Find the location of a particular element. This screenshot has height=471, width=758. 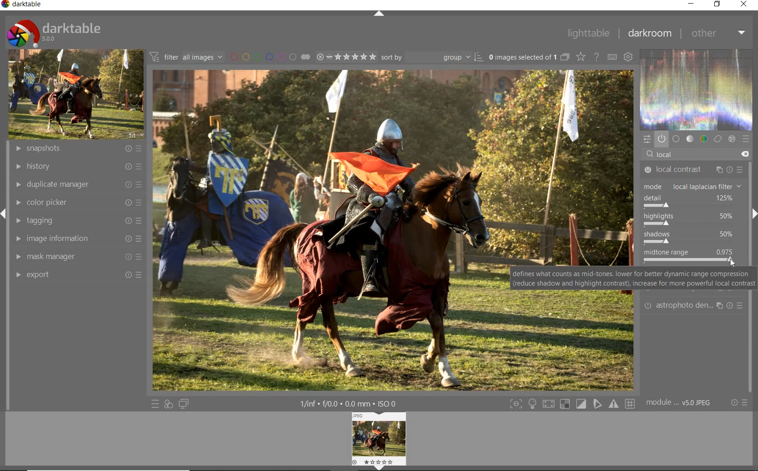

SHADOWS is located at coordinates (695, 237).